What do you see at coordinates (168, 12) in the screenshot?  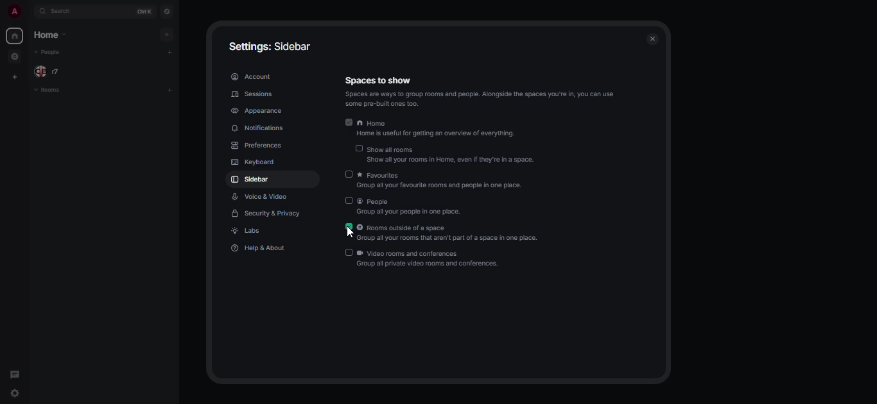 I see `navigator` at bounding box center [168, 12].